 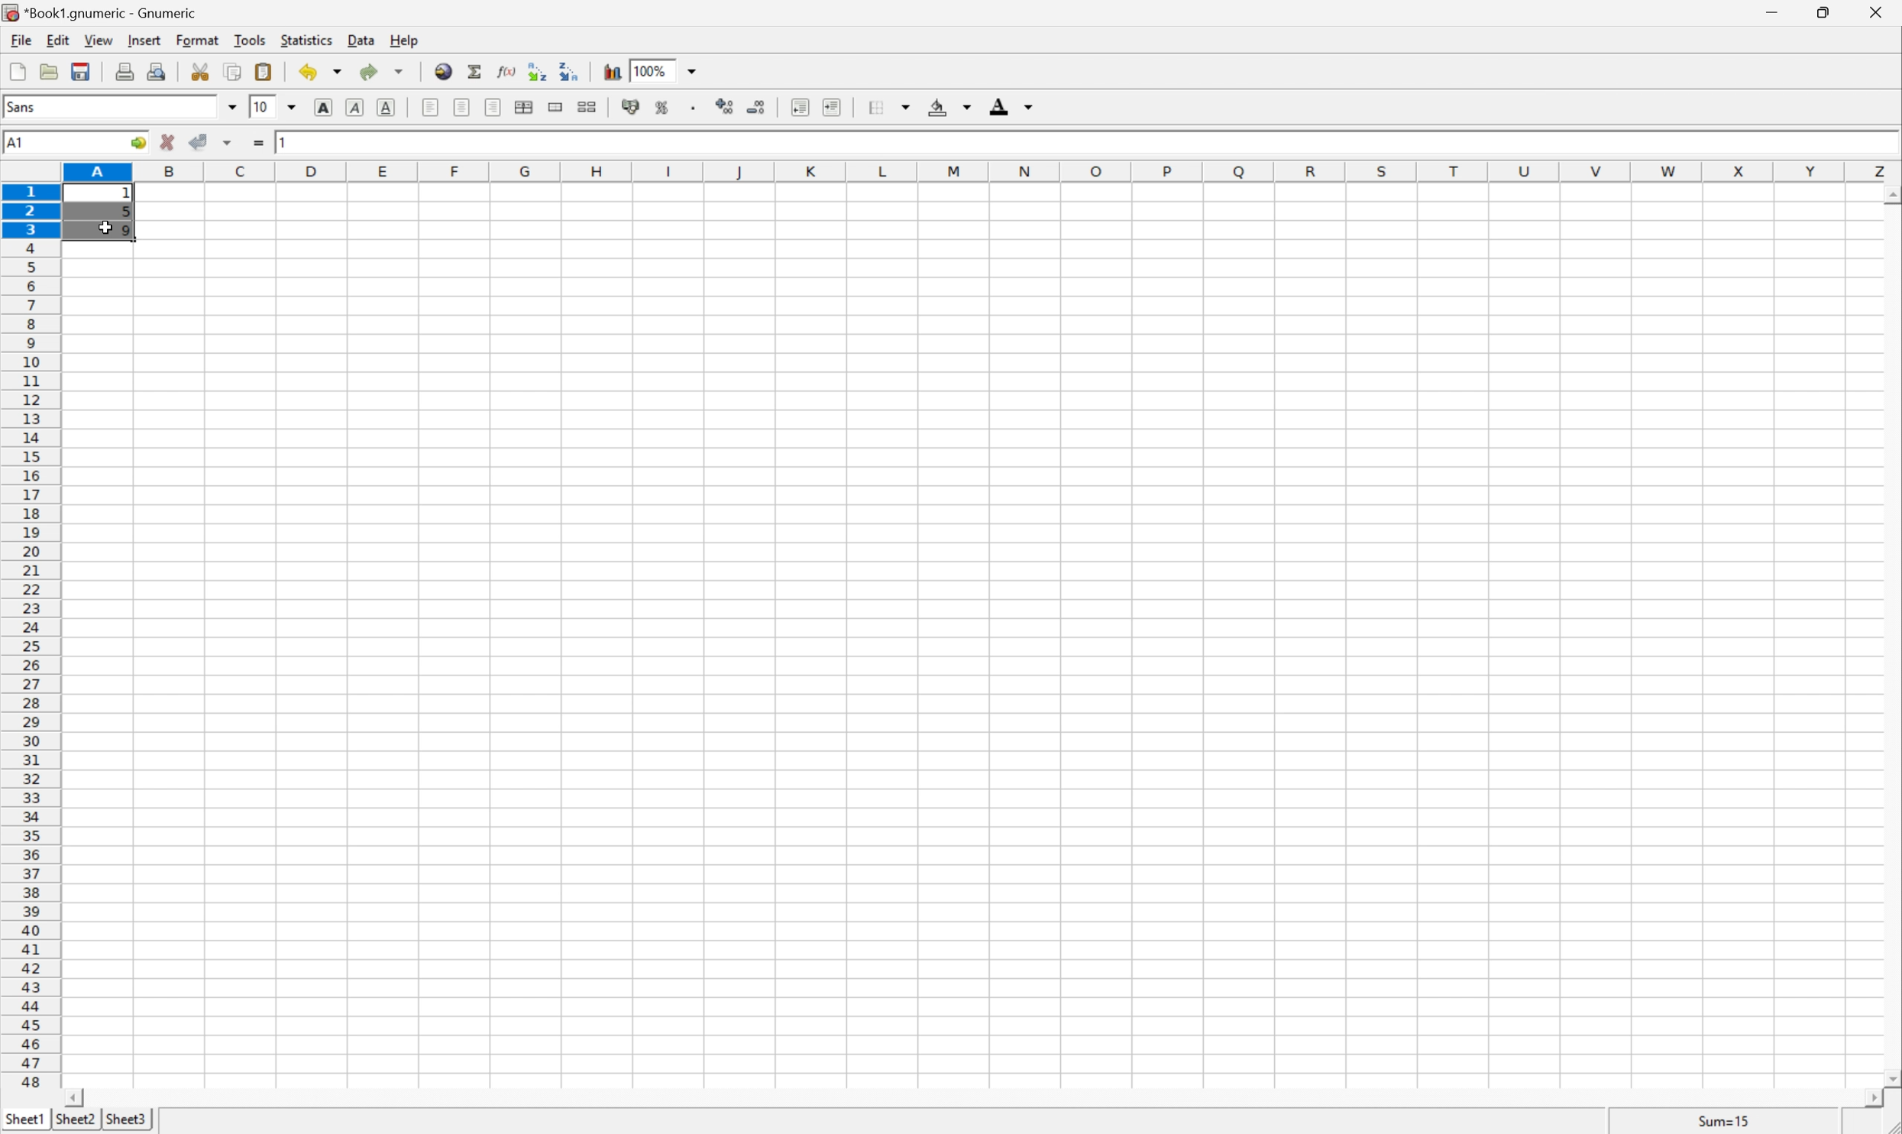 What do you see at coordinates (18, 38) in the screenshot?
I see `file` at bounding box center [18, 38].